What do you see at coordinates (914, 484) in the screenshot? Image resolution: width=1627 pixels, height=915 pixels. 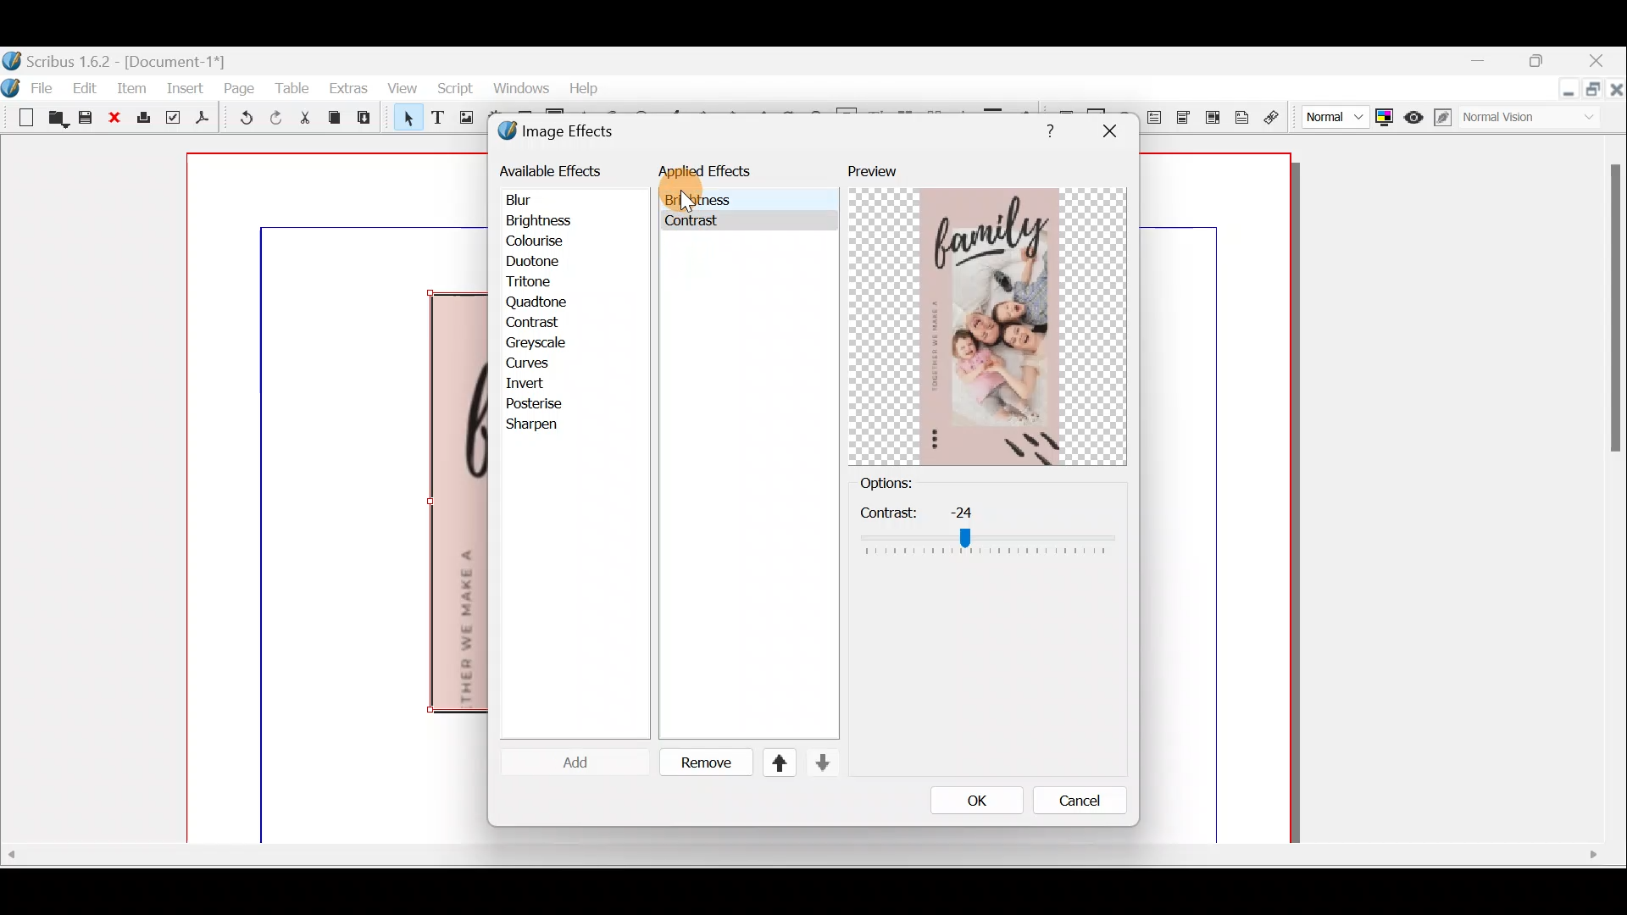 I see `Options` at bounding box center [914, 484].